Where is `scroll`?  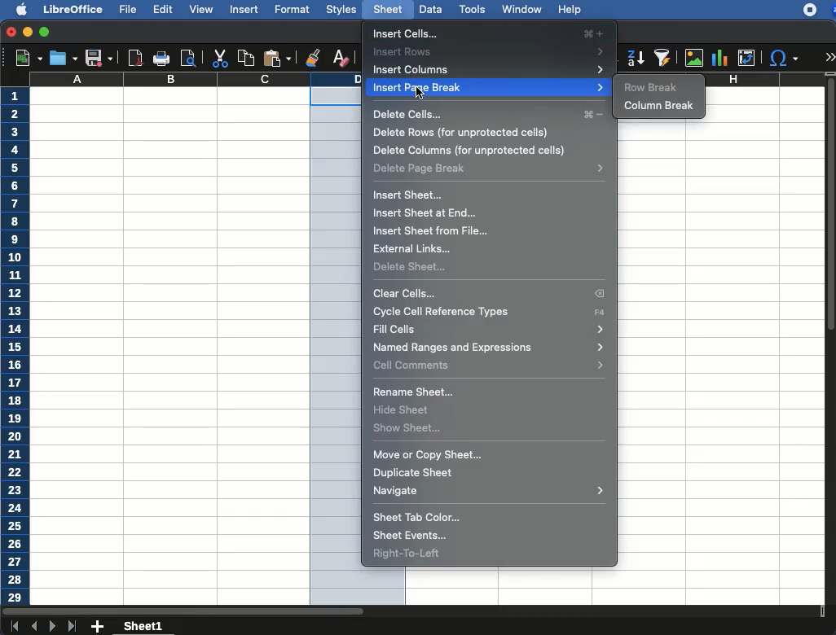
scroll is located at coordinates (831, 345).